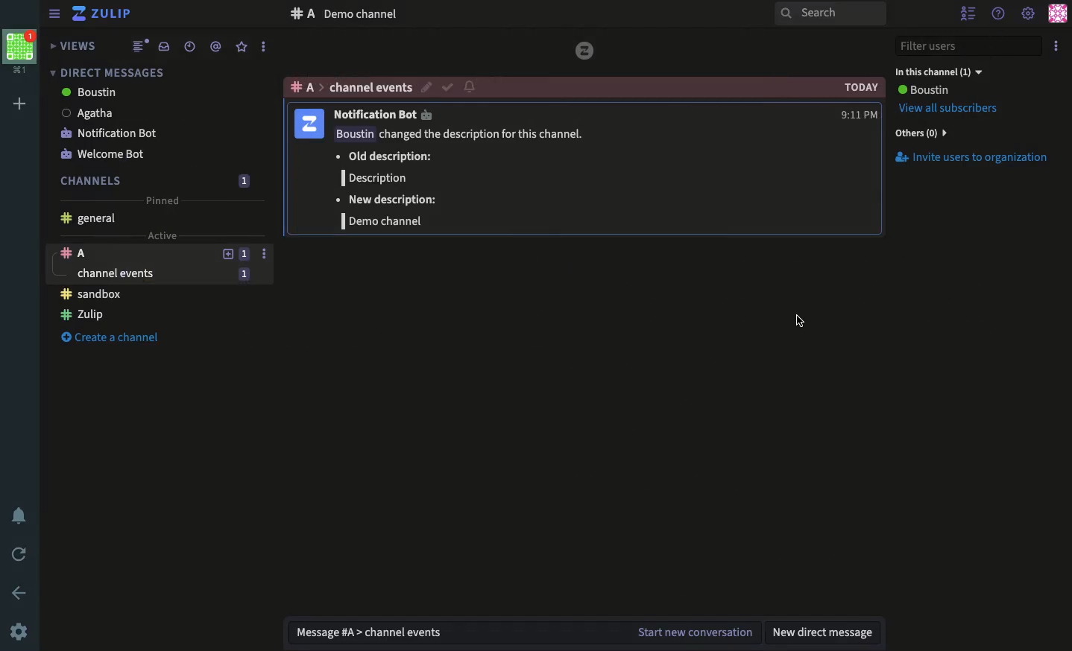 This screenshot has height=651, width=1072. What do you see at coordinates (265, 253) in the screenshot?
I see `options` at bounding box center [265, 253].